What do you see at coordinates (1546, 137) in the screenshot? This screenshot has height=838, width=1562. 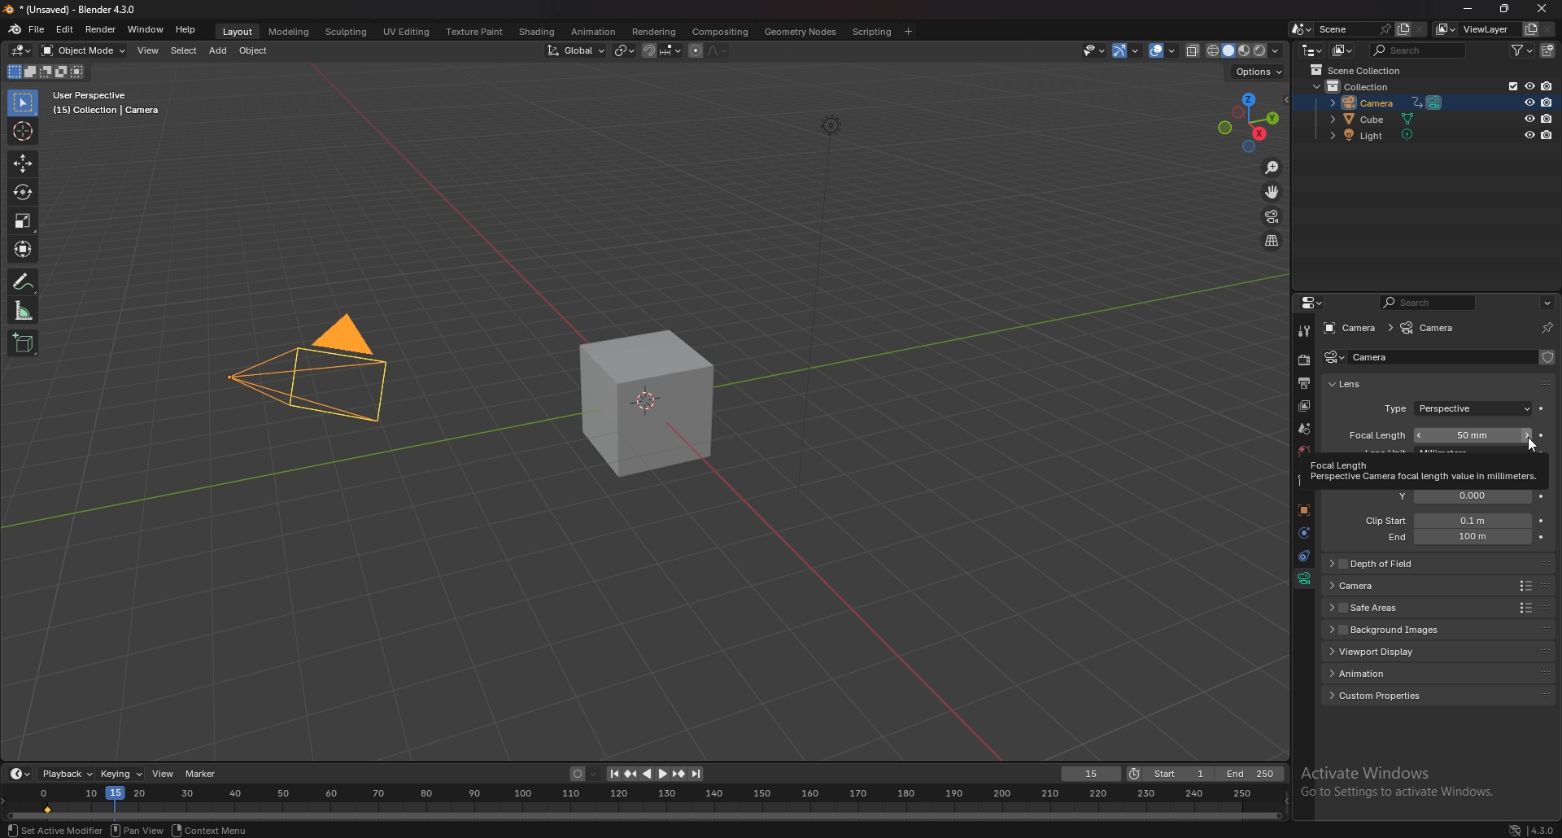 I see `disable in renders` at bounding box center [1546, 137].